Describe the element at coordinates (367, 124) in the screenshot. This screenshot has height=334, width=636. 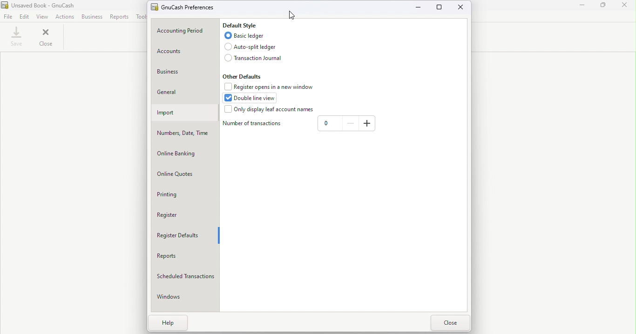
I see `Increase` at that location.